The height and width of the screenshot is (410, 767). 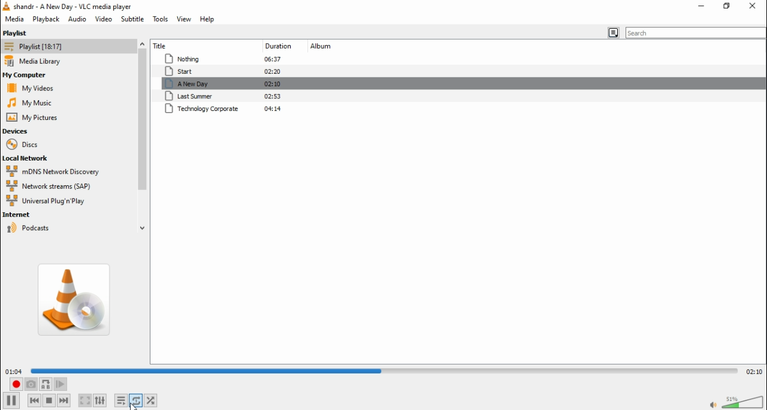 What do you see at coordinates (102, 399) in the screenshot?
I see `show extended settings` at bounding box center [102, 399].